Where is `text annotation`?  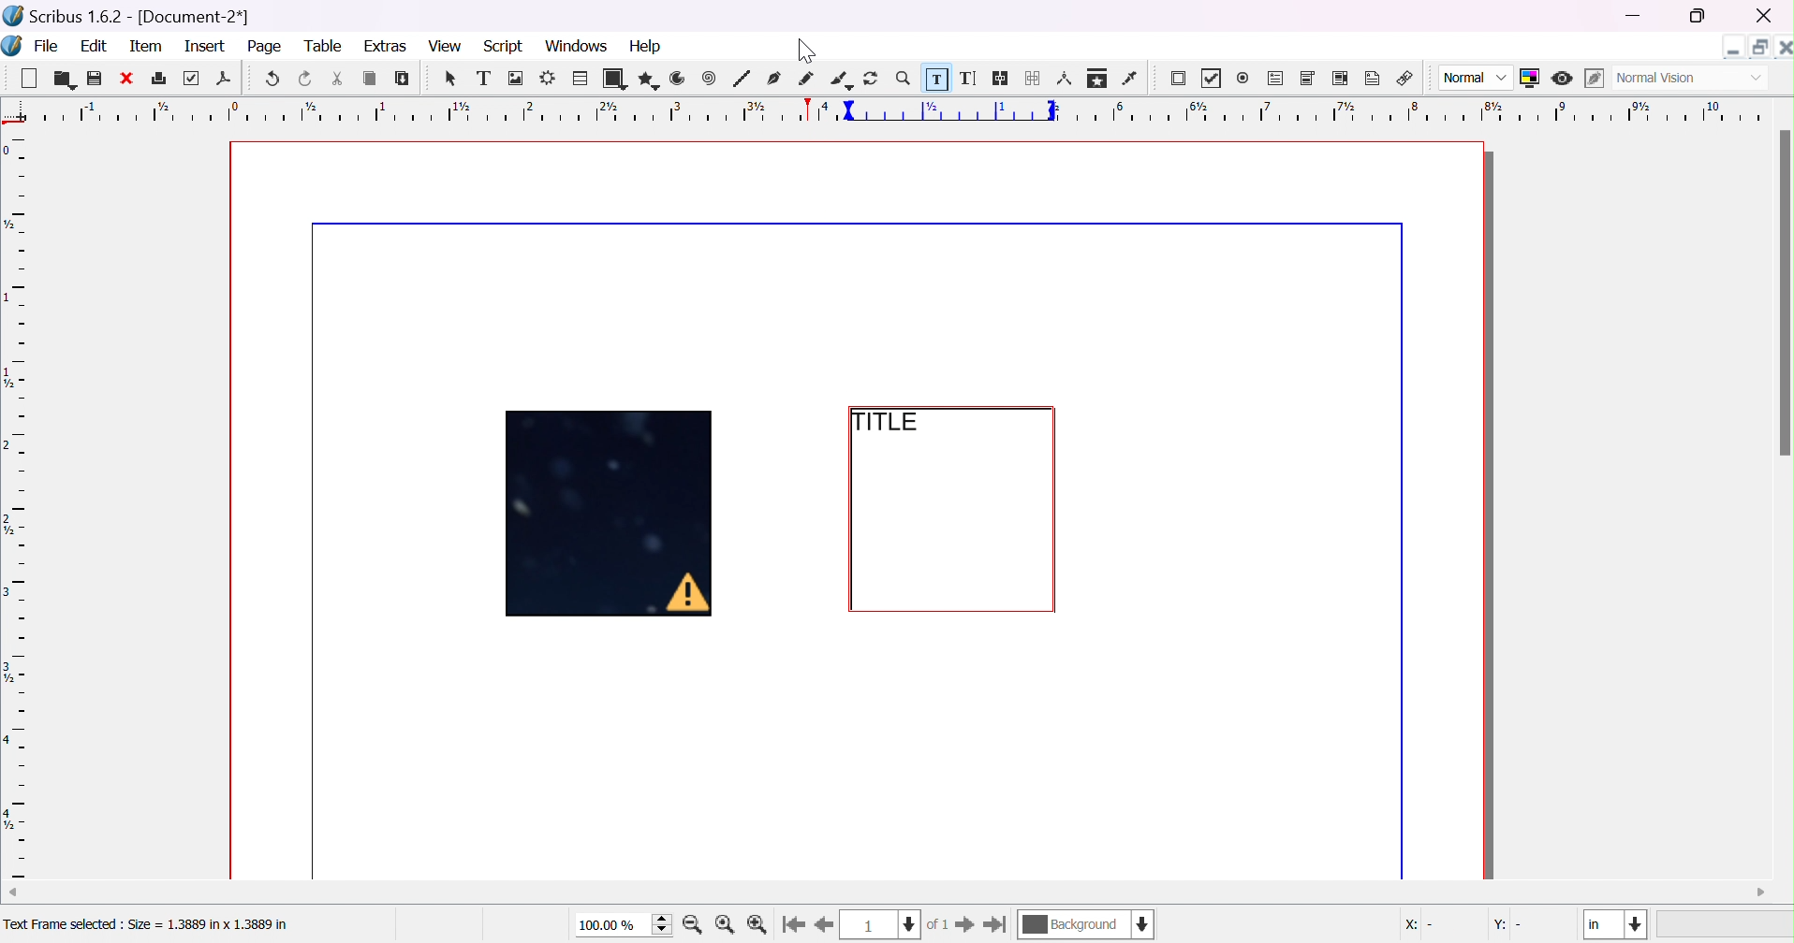 text annotation is located at coordinates (1374, 76).